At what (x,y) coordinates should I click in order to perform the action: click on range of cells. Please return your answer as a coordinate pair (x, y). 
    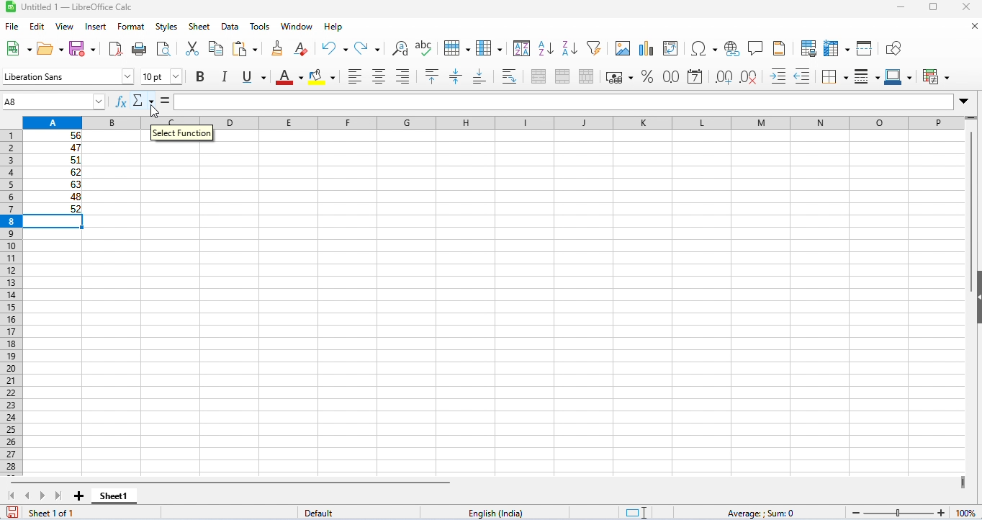
    Looking at the image, I should click on (53, 172).